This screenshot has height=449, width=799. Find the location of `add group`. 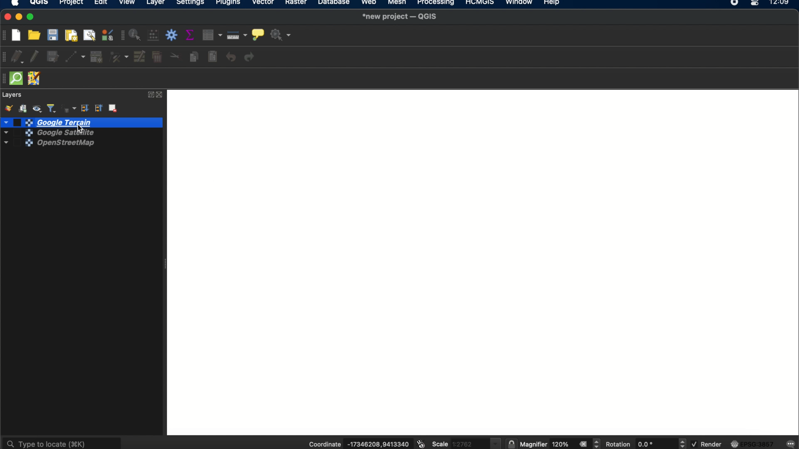

add group is located at coordinates (24, 108).